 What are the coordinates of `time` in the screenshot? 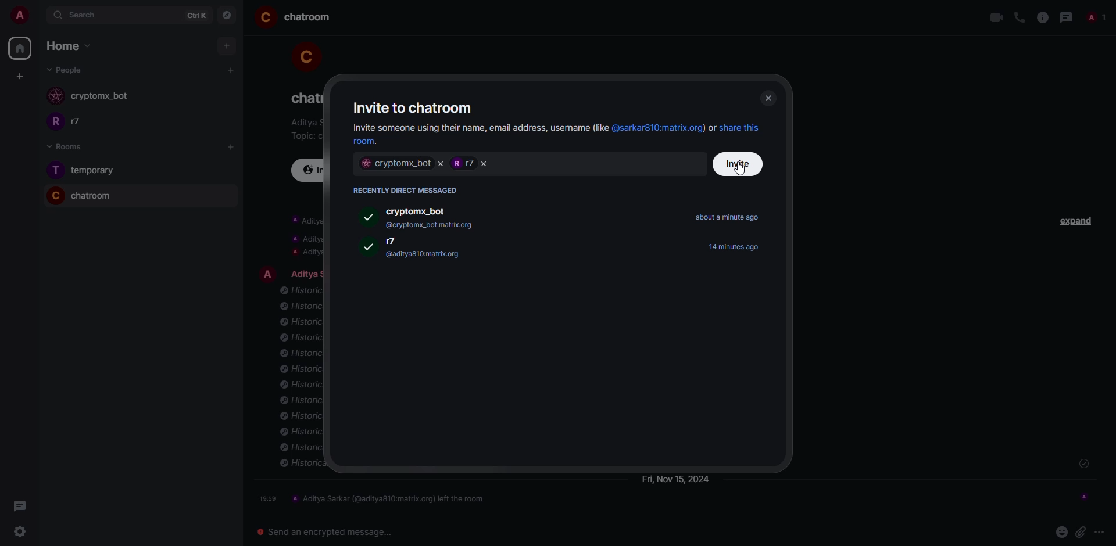 It's located at (269, 498).